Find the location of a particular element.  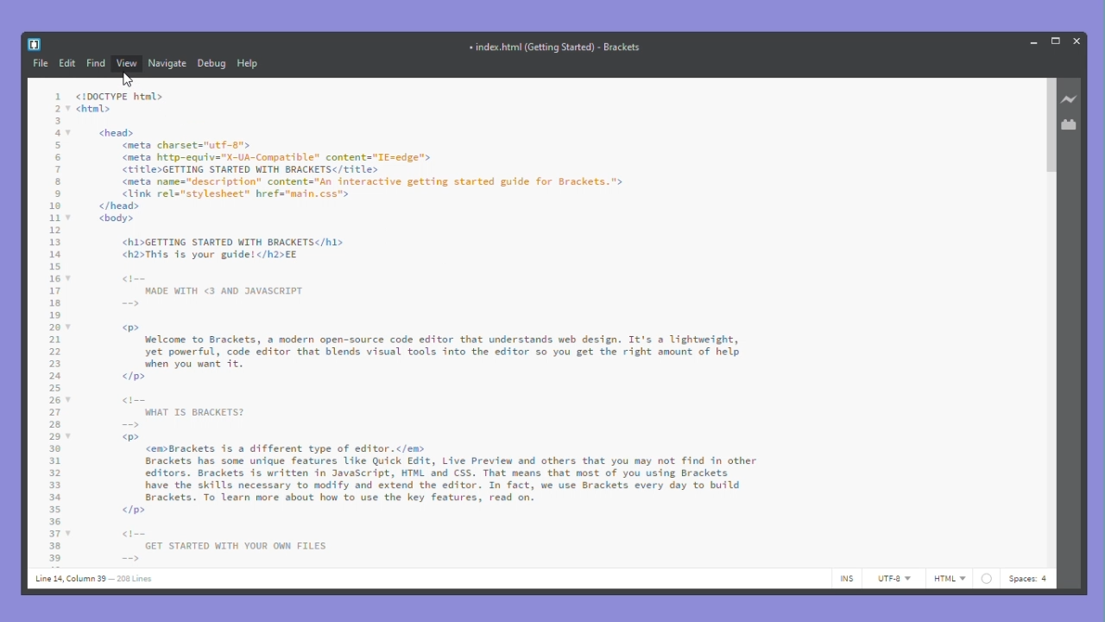

cursor is located at coordinates (128, 79).